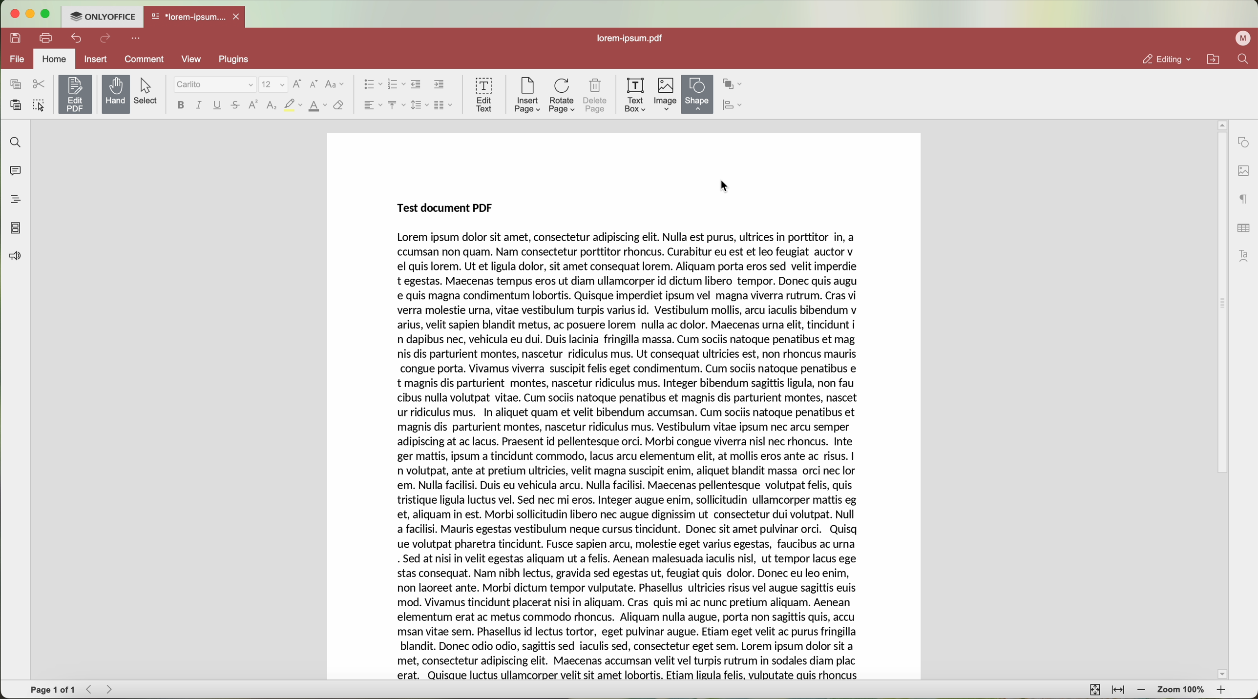 This screenshot has width=1258, height=699. What do you see at coordinates (198, 104) in the screenshot?
I see `italic` at bounding box center [198, 104].